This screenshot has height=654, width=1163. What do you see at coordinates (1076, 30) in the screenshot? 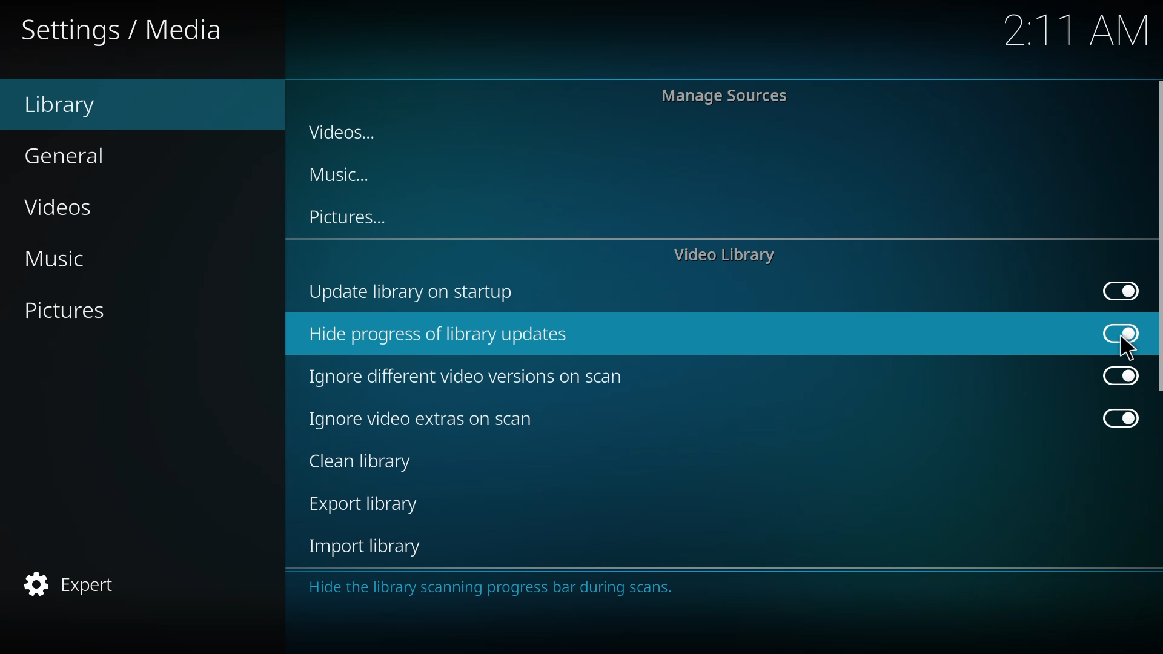
I see `time` at bounding box center [1076, 30].